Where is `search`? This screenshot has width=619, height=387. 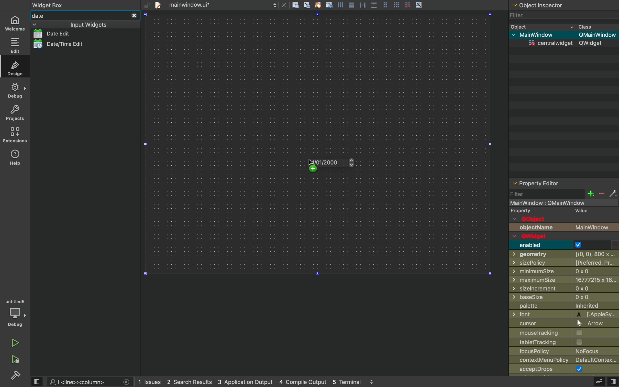
search is located at coordinates (84, 381).